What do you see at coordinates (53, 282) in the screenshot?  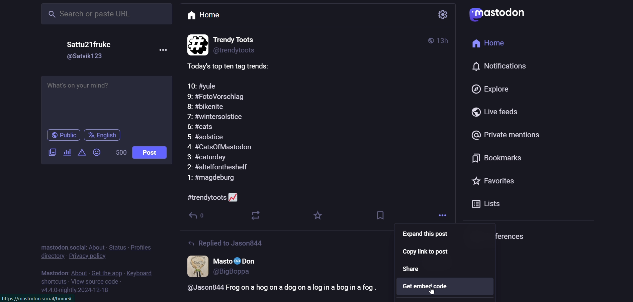 I see `shortcuts` at bounding box center [53, 282].